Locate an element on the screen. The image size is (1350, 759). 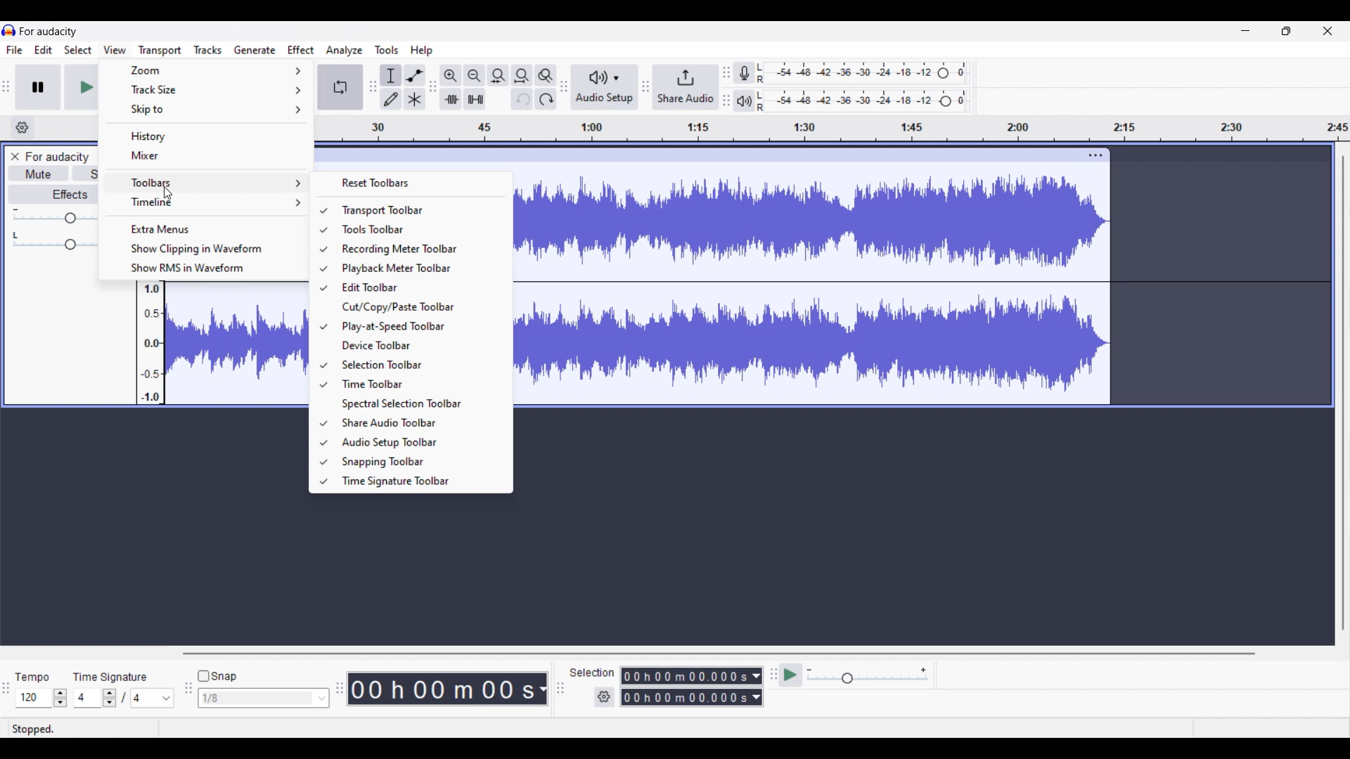
Time toolbar is located at coordinates (418, 384).